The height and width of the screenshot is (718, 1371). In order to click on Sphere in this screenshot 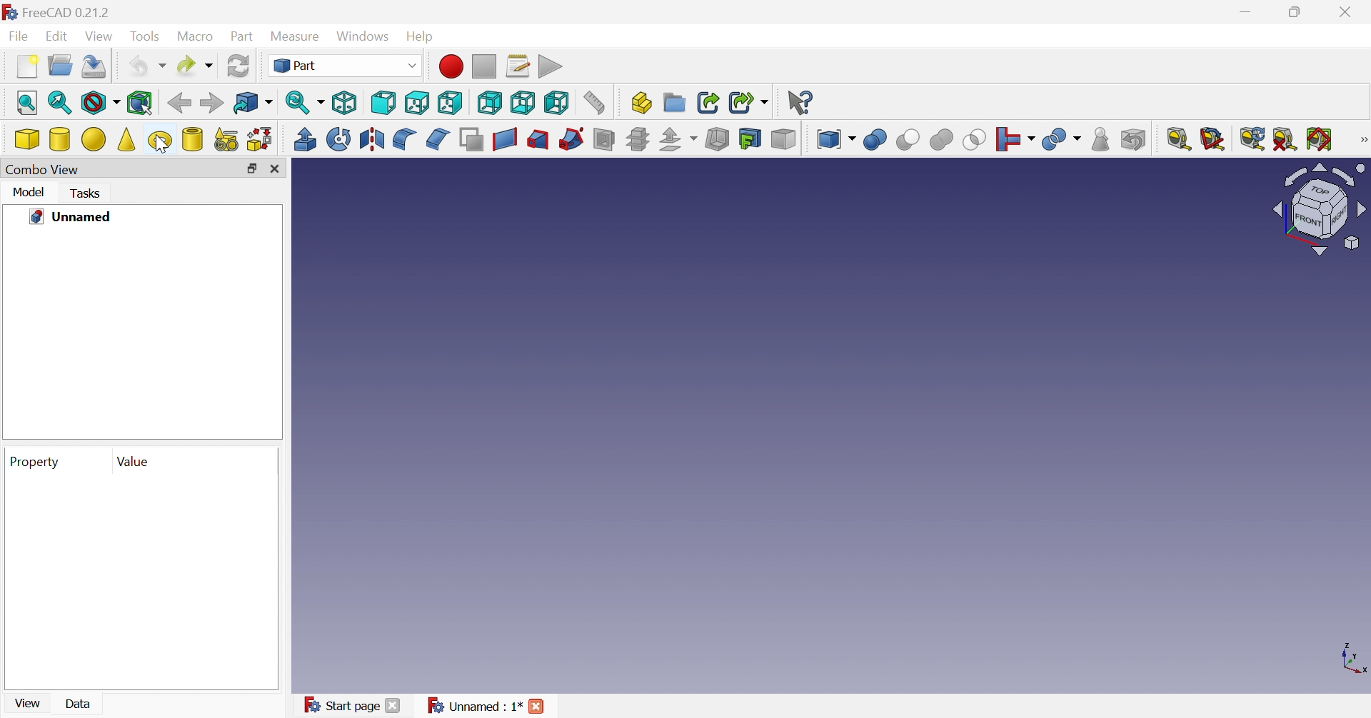, I will do `click(94, 140)`.